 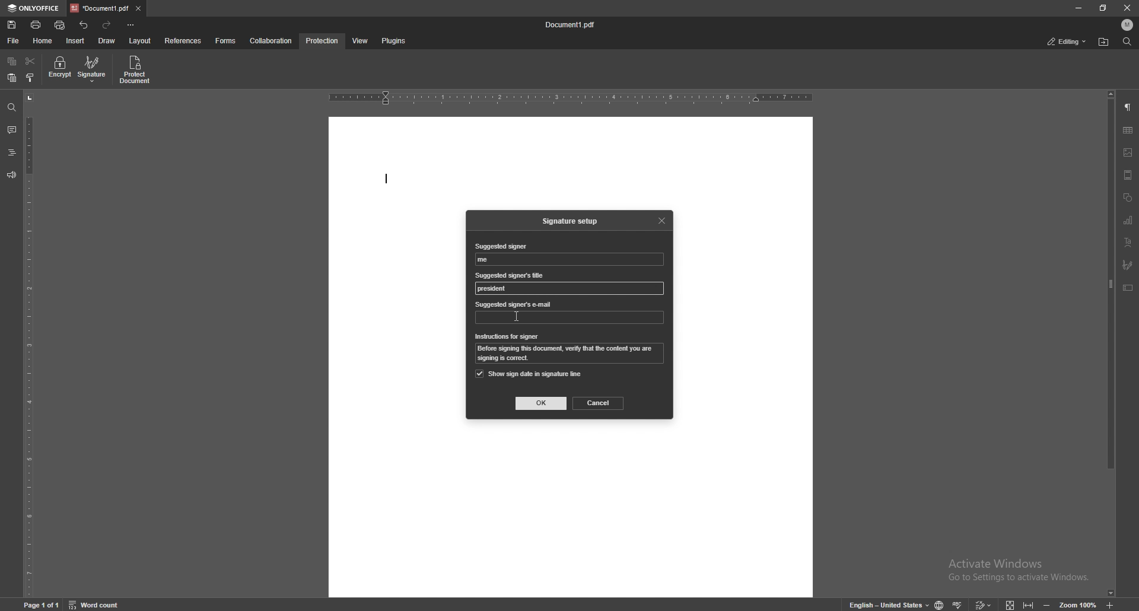 What do you see at coordinates (1067, 42) in the screenshot?
I see `status` at bounding box center [1067, 42].